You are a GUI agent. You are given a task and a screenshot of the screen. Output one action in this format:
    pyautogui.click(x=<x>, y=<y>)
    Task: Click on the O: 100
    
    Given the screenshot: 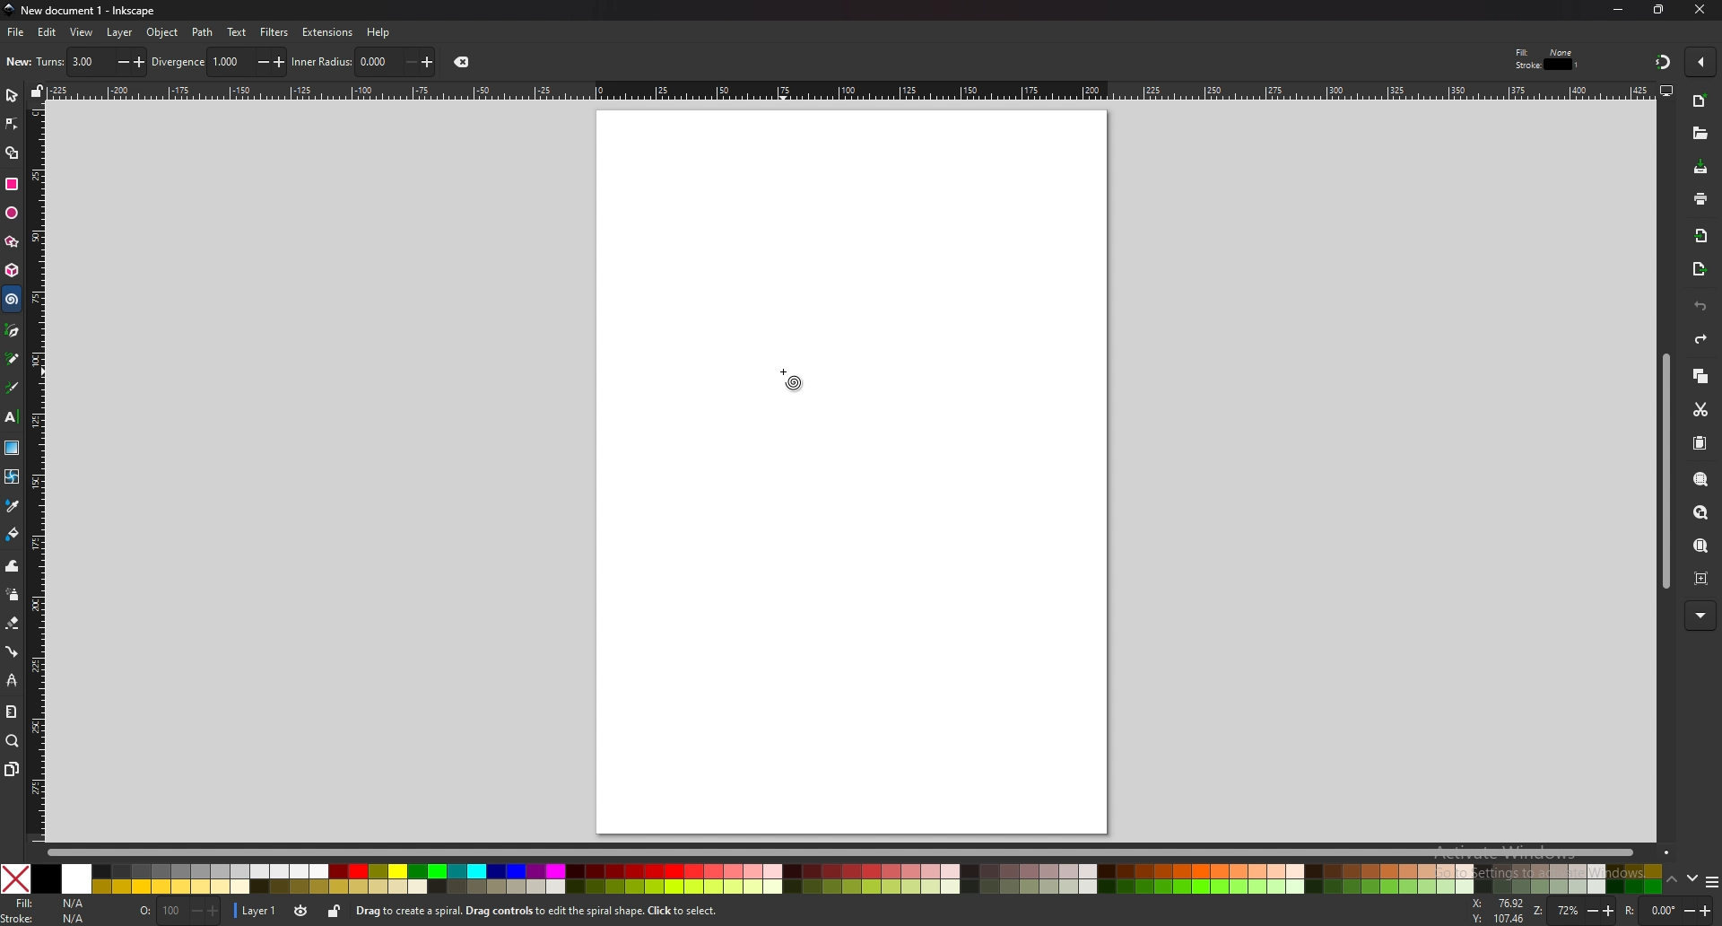 What is the action you would take?
    pyautogui.click(x=178, y=912)
    